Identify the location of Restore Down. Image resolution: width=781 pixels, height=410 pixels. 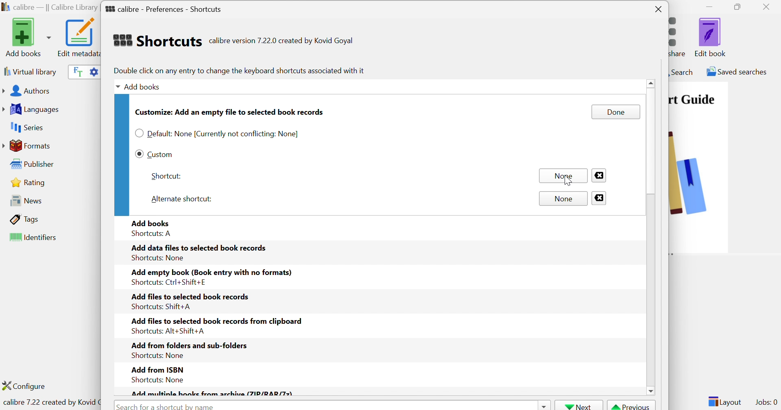
(740, 7).